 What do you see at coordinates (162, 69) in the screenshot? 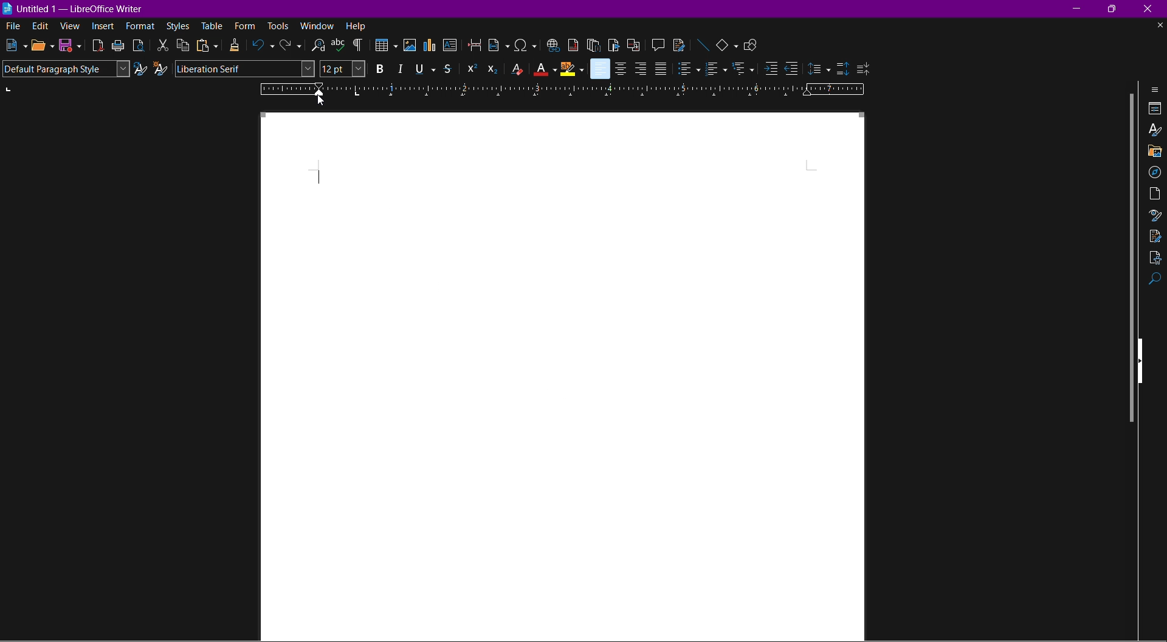
I see `New Style` at bounding box center [162, 69].